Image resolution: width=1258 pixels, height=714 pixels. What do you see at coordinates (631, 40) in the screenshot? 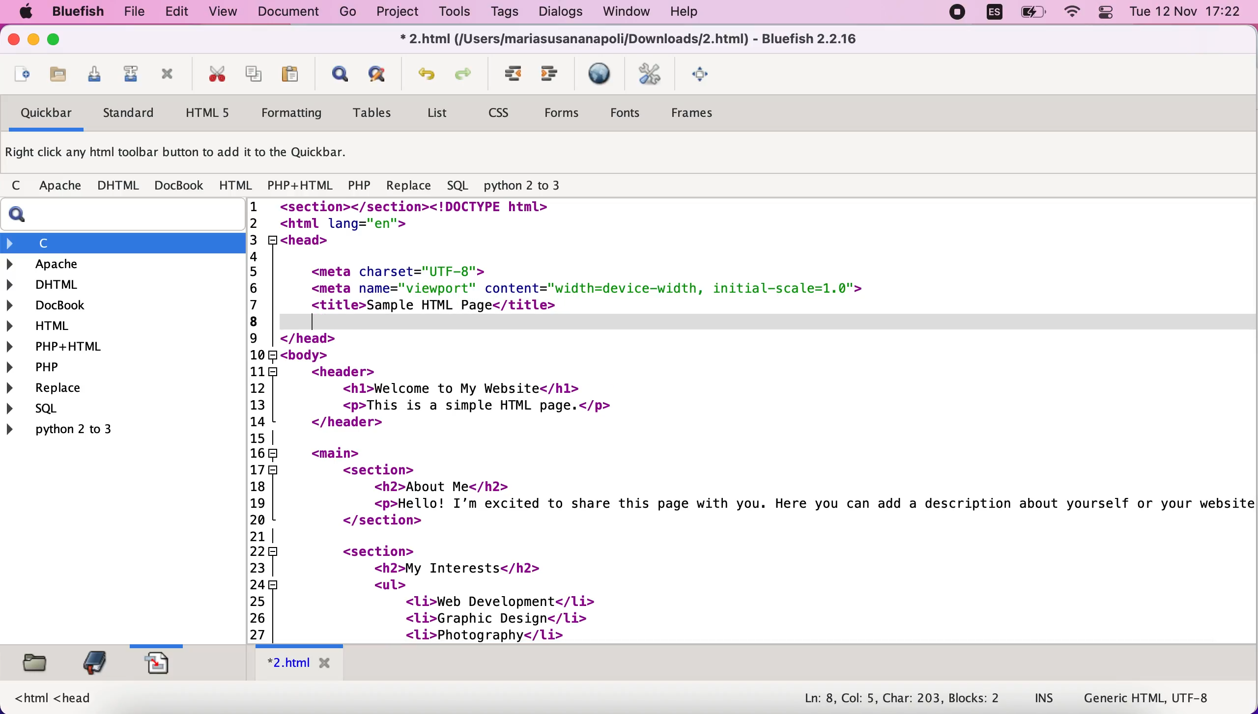
I see `* 2.html (/Users/mariasusananapoli/Downloads/2.html) - Bluefish 2.2.16` at bounding box center [631, 40].